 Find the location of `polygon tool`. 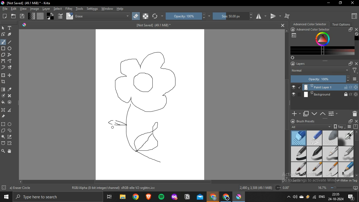

polygon tool is located at coordinates (4, 54).